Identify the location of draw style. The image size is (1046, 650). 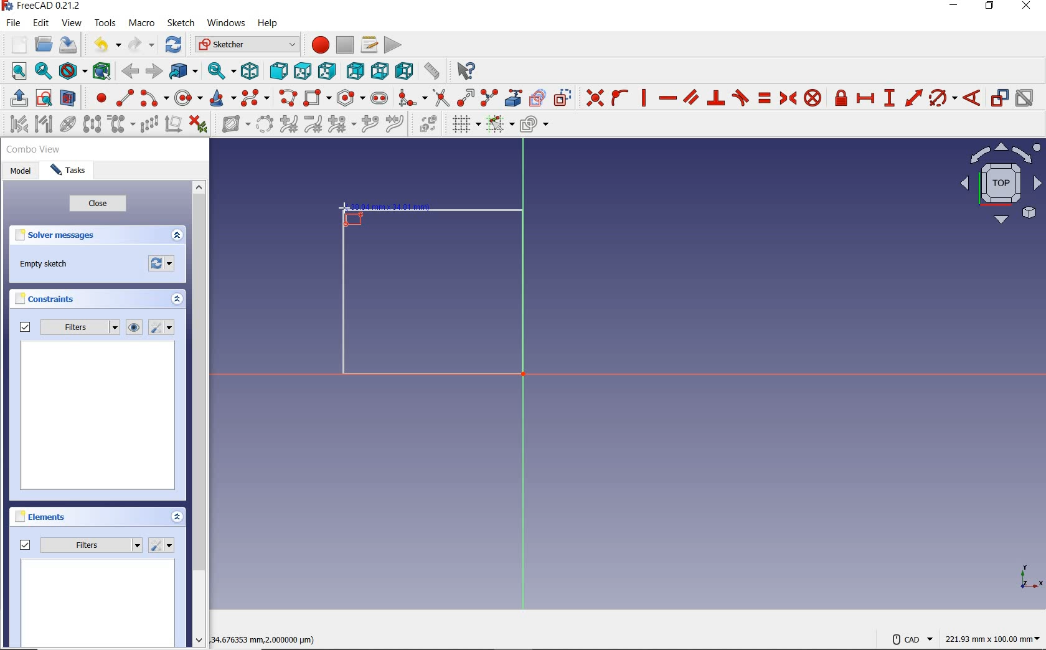
(72, 72).